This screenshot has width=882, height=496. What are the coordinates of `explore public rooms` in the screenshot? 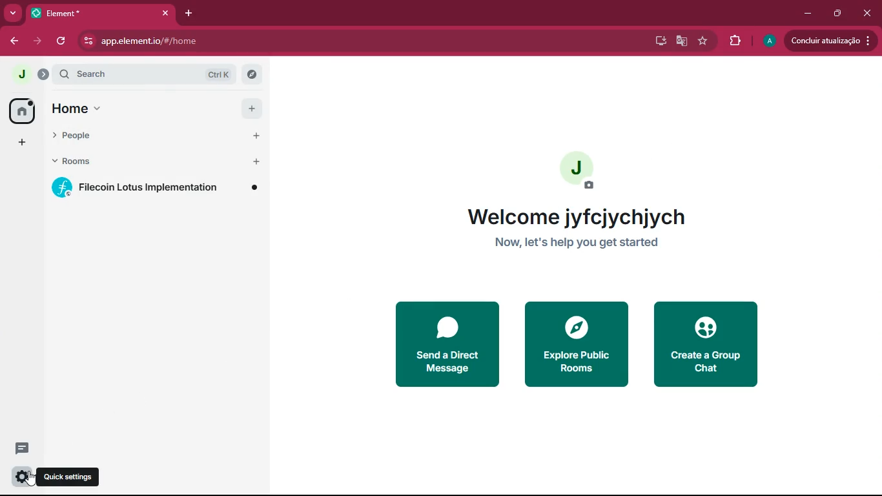 It's located at (577, 343).